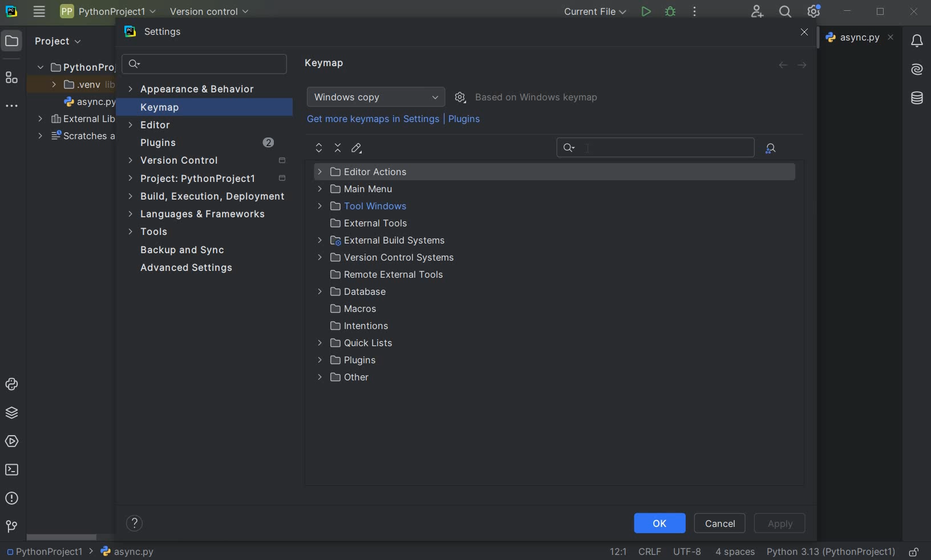  I want to click on tool windows, so click(361, 206).